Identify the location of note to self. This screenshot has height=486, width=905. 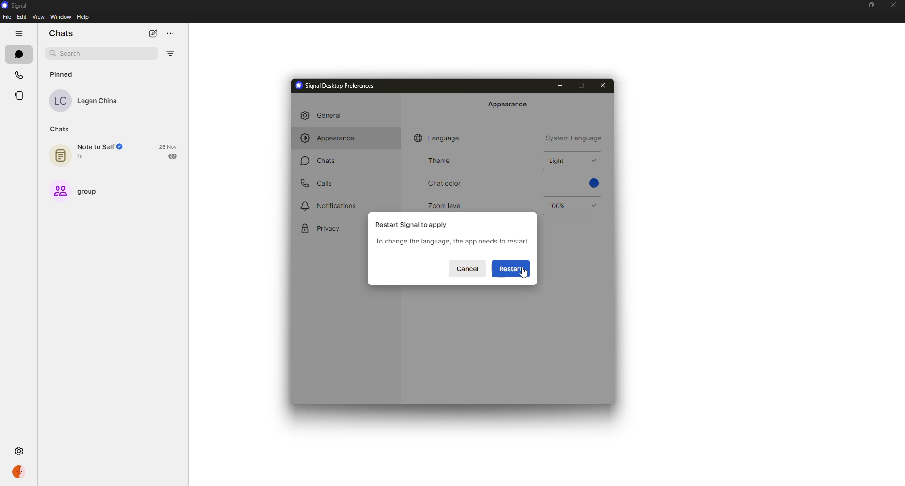
(90, 153).